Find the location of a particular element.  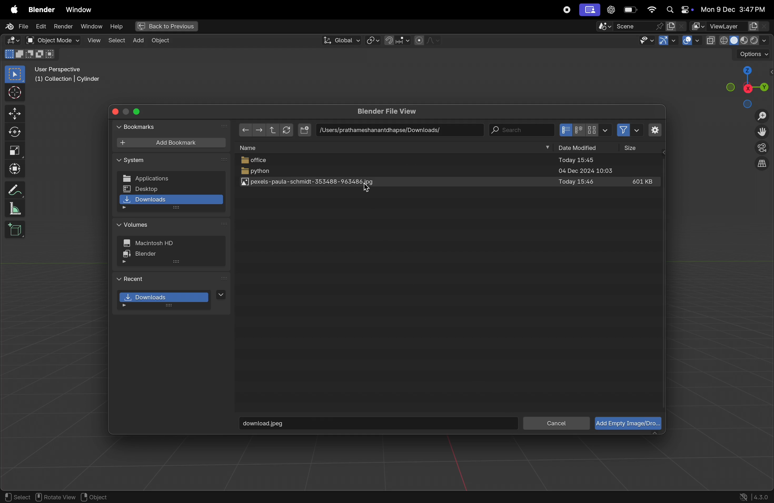

download image is located at coordinates (379, 424).